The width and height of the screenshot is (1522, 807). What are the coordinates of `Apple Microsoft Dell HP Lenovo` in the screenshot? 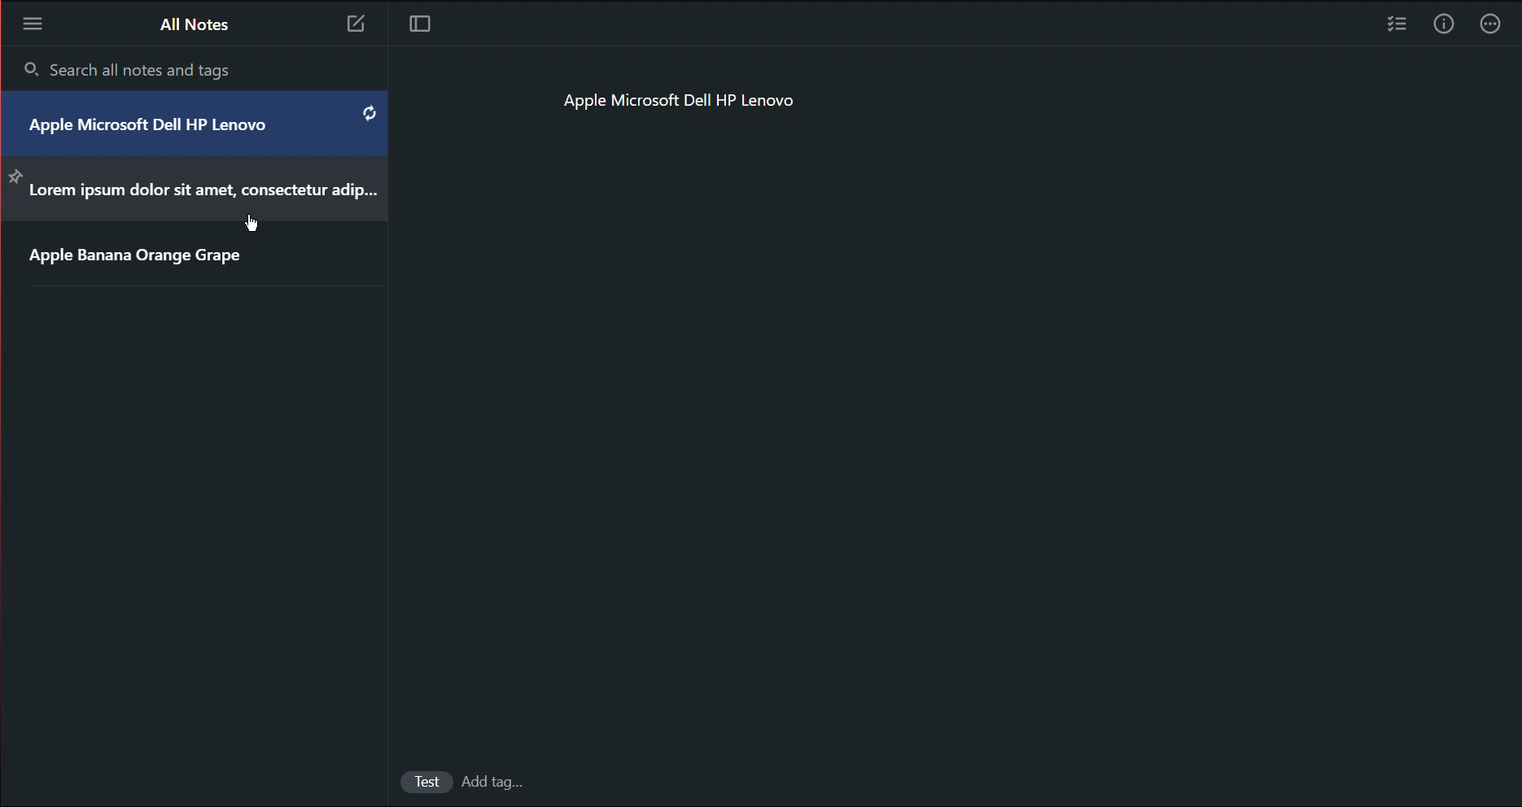 It's located at (164, 126).